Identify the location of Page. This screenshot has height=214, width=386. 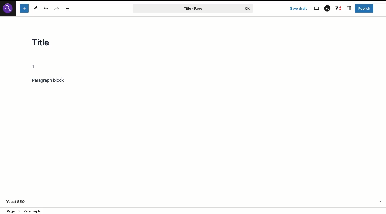
(182, 8).